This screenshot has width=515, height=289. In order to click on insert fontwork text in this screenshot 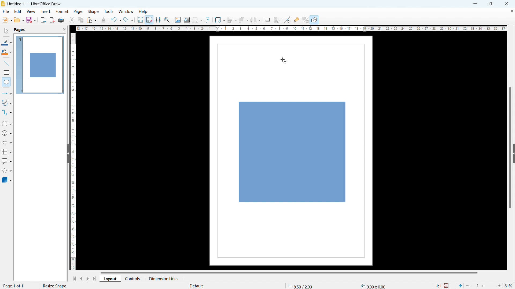, I will do `click(208, 19)`.